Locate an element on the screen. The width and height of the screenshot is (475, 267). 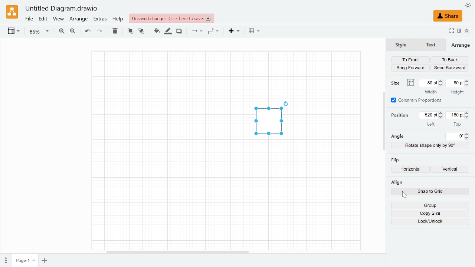
Rectangle shape selected is located at coordinates (268, 122).